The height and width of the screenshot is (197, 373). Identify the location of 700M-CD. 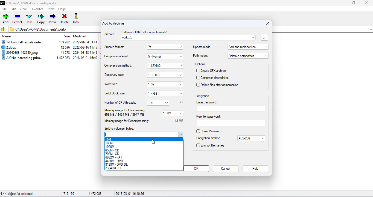
(112, 154).